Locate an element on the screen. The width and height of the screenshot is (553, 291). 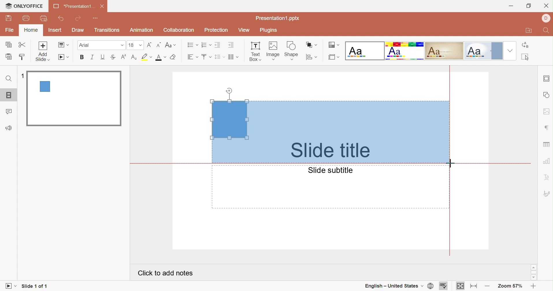
Quick print is located at coordinates (44, 19).